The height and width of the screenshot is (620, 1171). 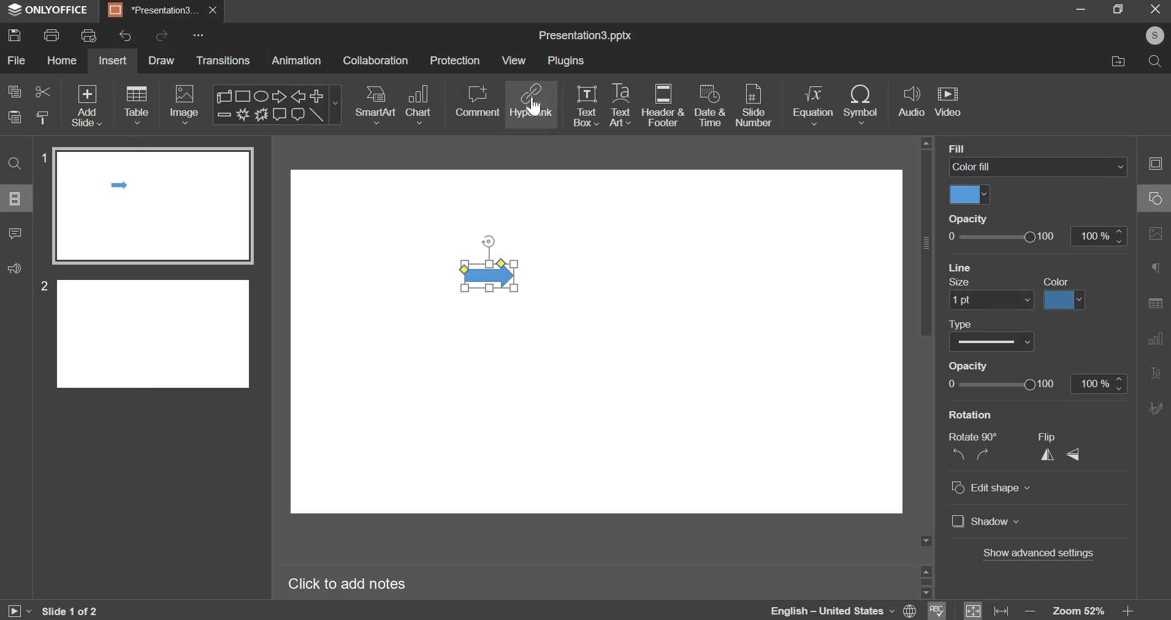 I want to click on draw, so click(x=164, y=62).